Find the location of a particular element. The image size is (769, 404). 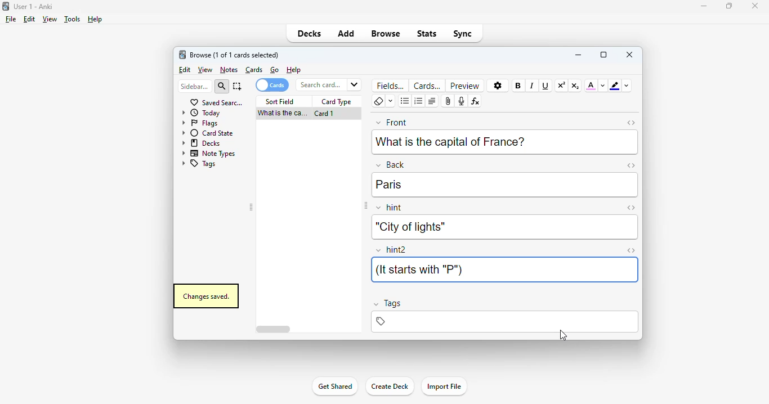

search bar is located at coordinates (328, 84).